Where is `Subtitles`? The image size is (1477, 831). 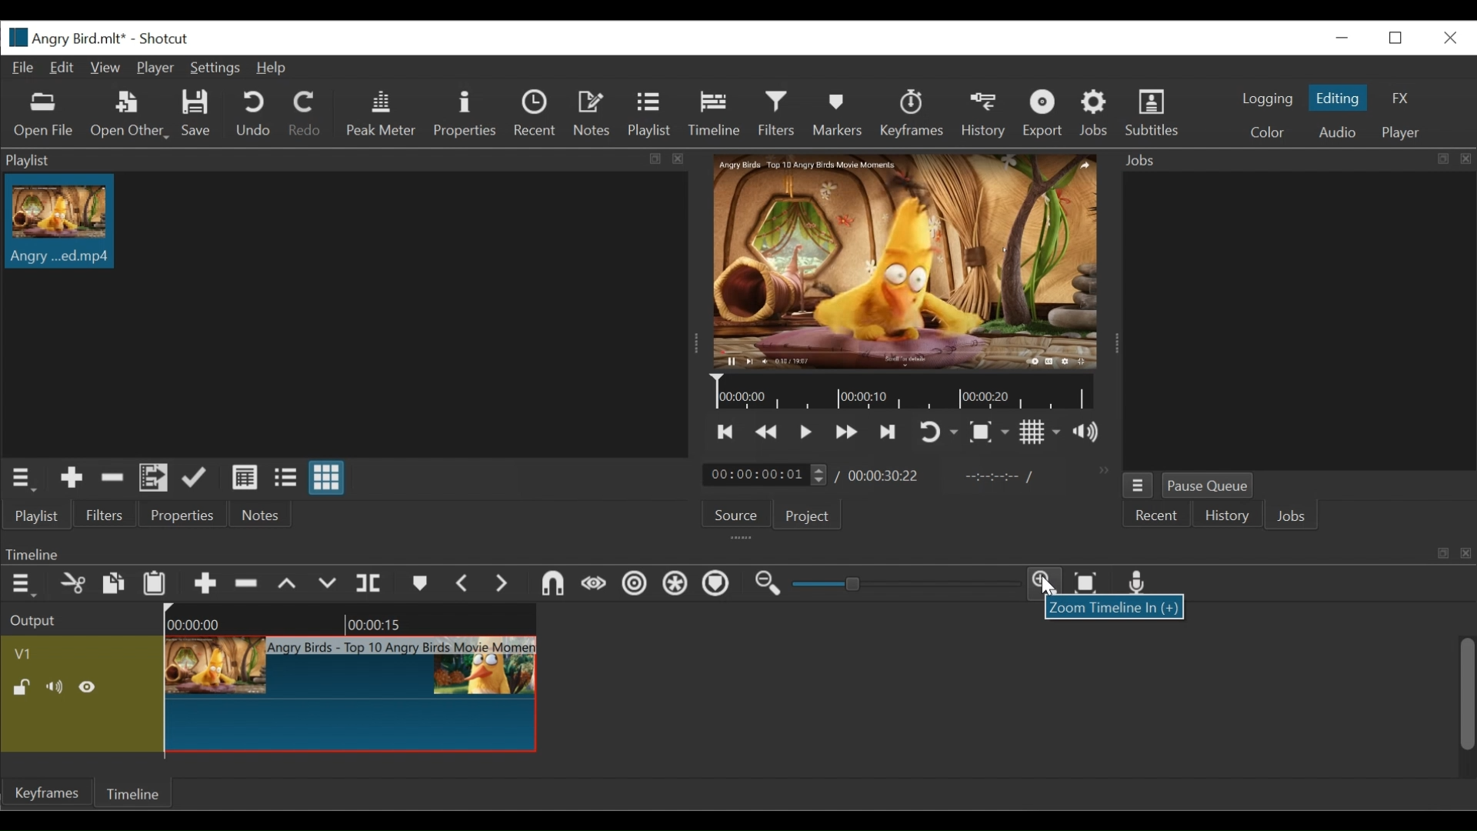
Subtitles is located at coordinates (1153, 113).